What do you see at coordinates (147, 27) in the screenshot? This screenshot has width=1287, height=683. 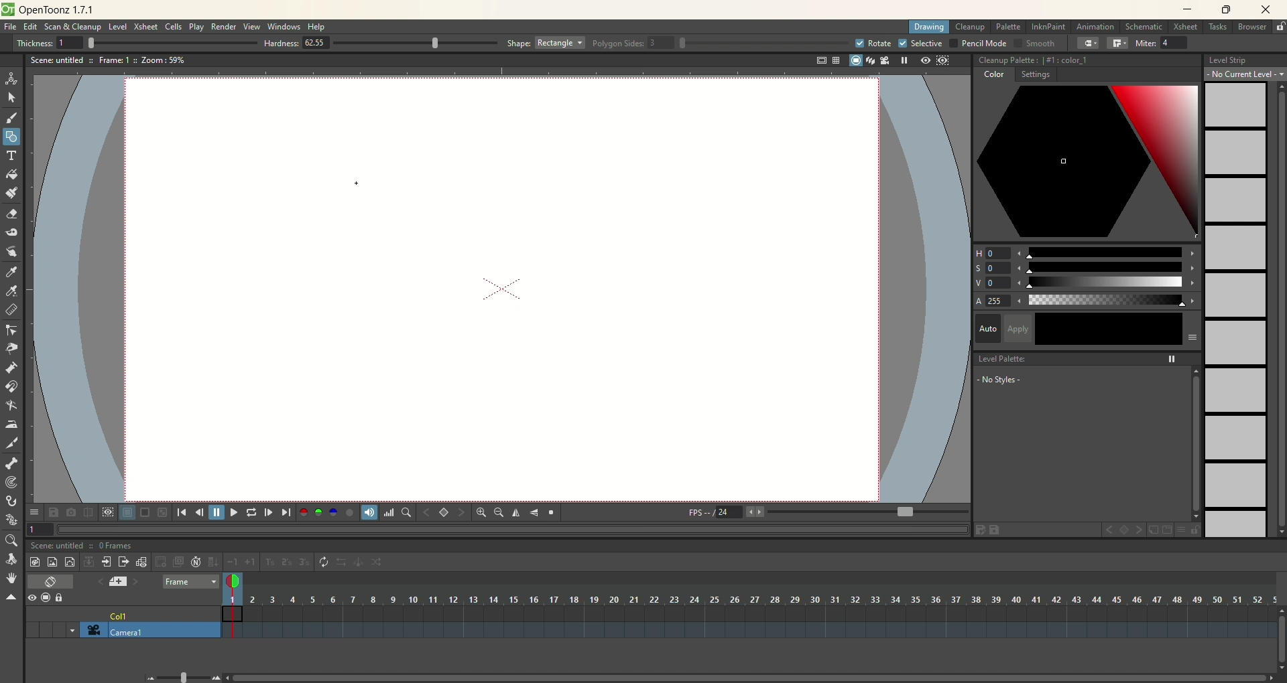 I see `X sheet` at bounding box center [147, 27].